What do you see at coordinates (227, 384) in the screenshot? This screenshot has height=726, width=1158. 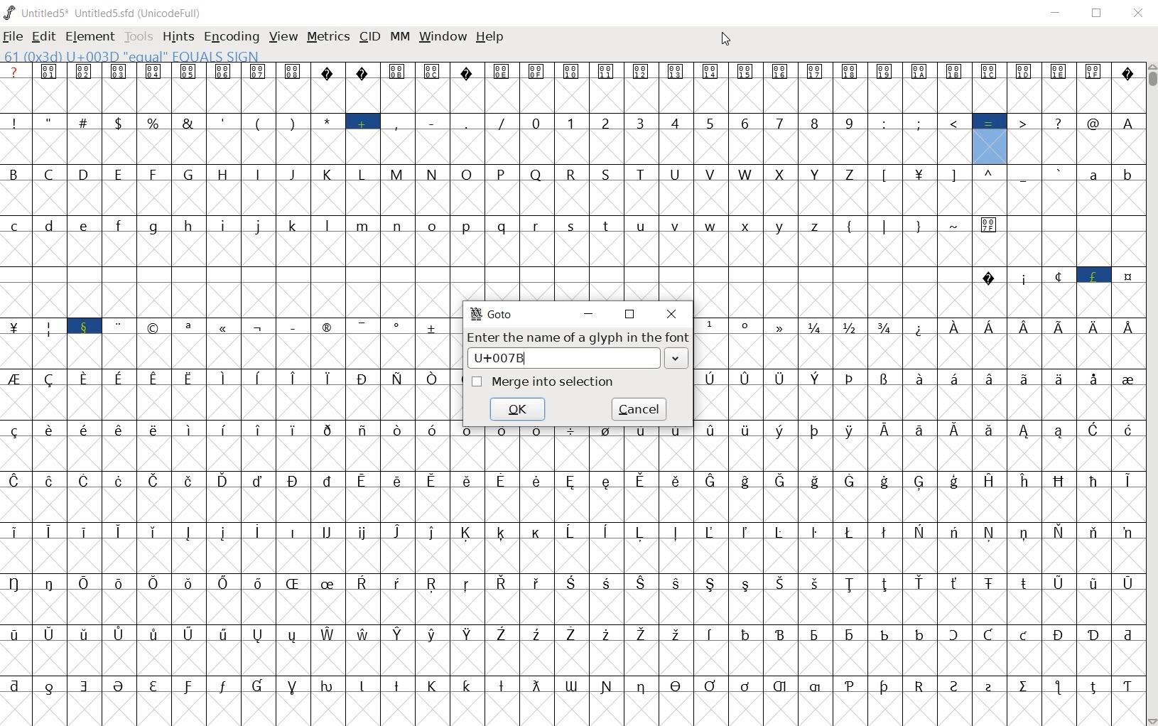 I see `glyphs` at bounding box center [227, 384].